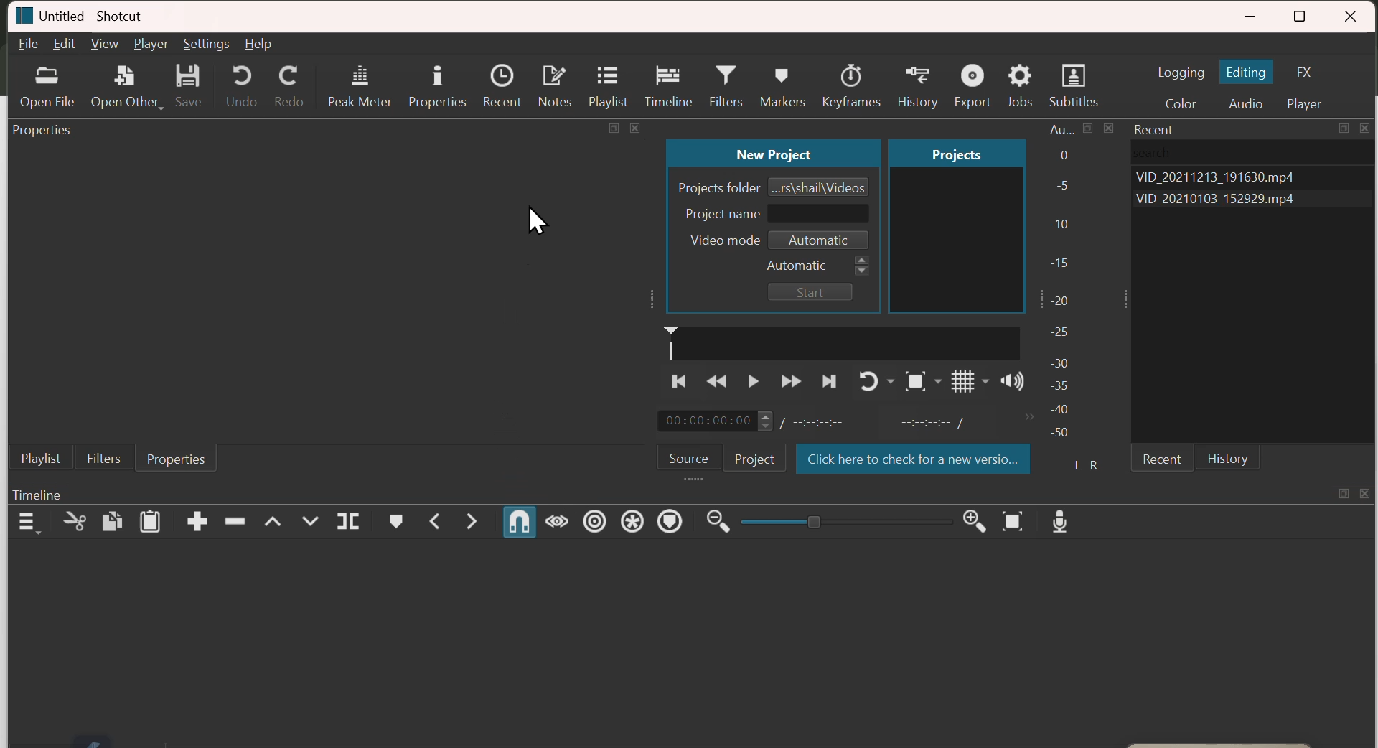  What do you see at coordinates (923, 382) in the screenshot?
I see `focus` at bounding box center [923, 382].